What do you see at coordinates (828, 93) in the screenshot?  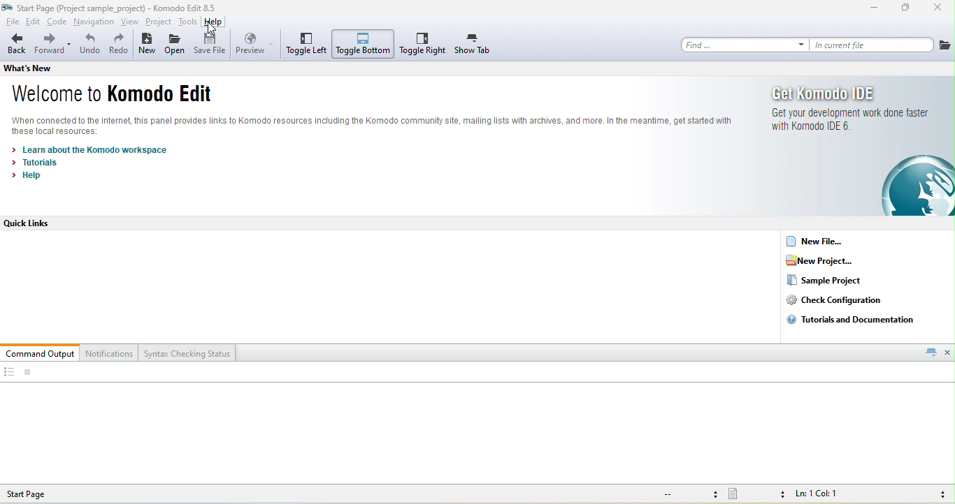 I see `get komodo ide` at bounding box center [828, 93].